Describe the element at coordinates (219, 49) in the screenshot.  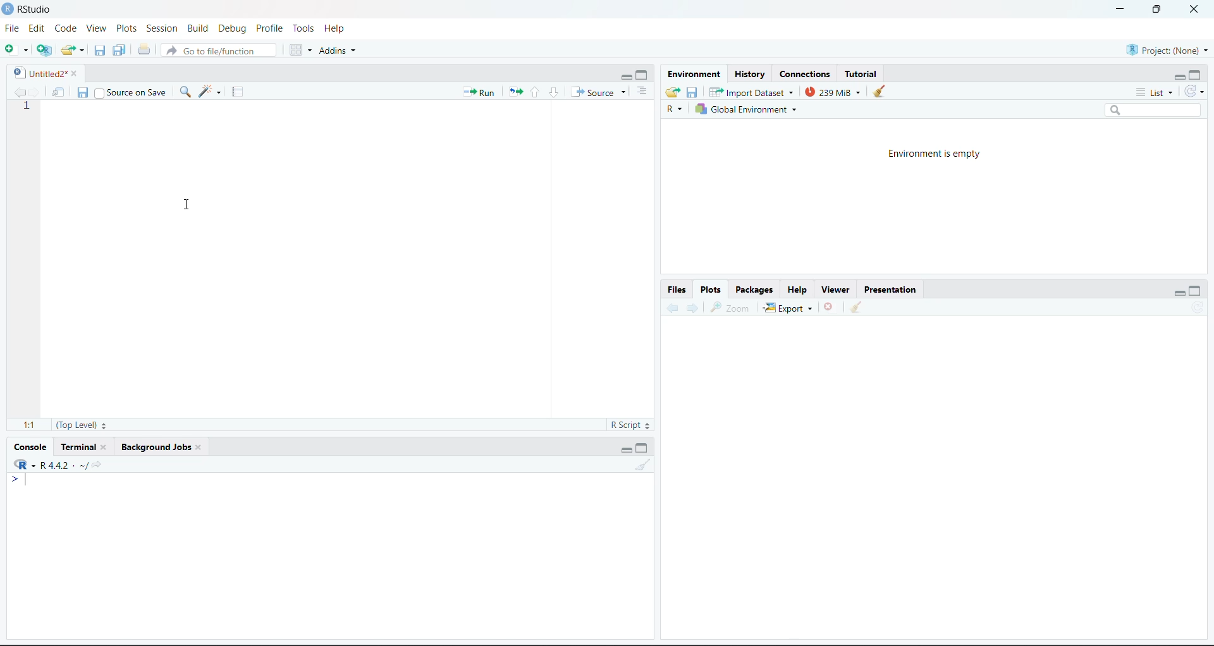
I see `Go to file/function` at that location.